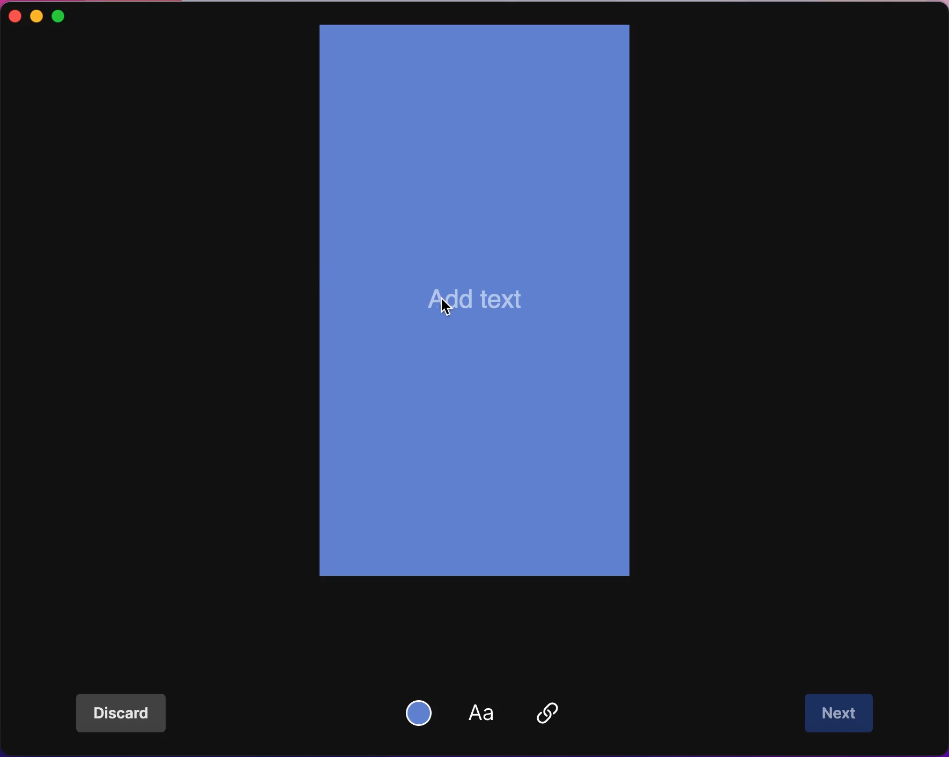 The image size is (949, 757). I want to click on color, so click(422, 711).